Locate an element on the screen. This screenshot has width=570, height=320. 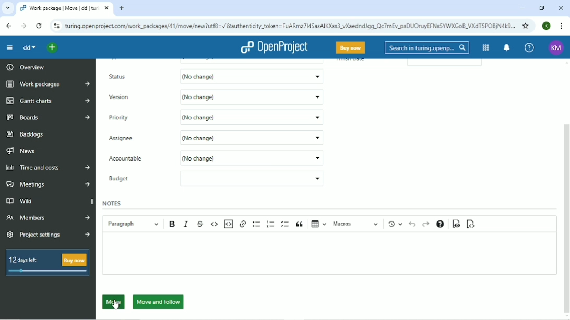
Restore down is located at coordinates (541, 8).